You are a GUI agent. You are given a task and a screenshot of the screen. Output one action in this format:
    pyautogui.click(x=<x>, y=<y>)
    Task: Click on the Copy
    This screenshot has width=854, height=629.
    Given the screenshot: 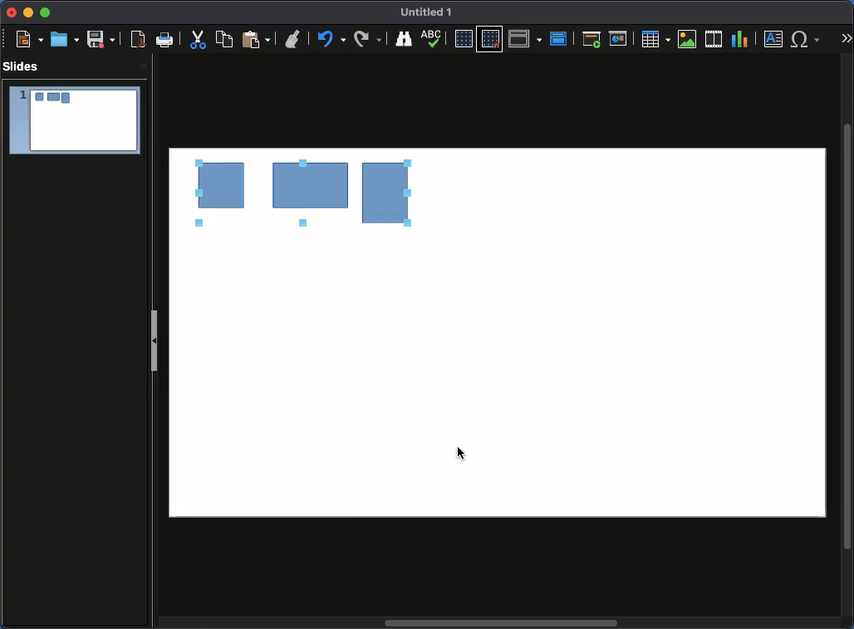 What is the action you would take?
    pyautogui.click(x=227, y=39)
    